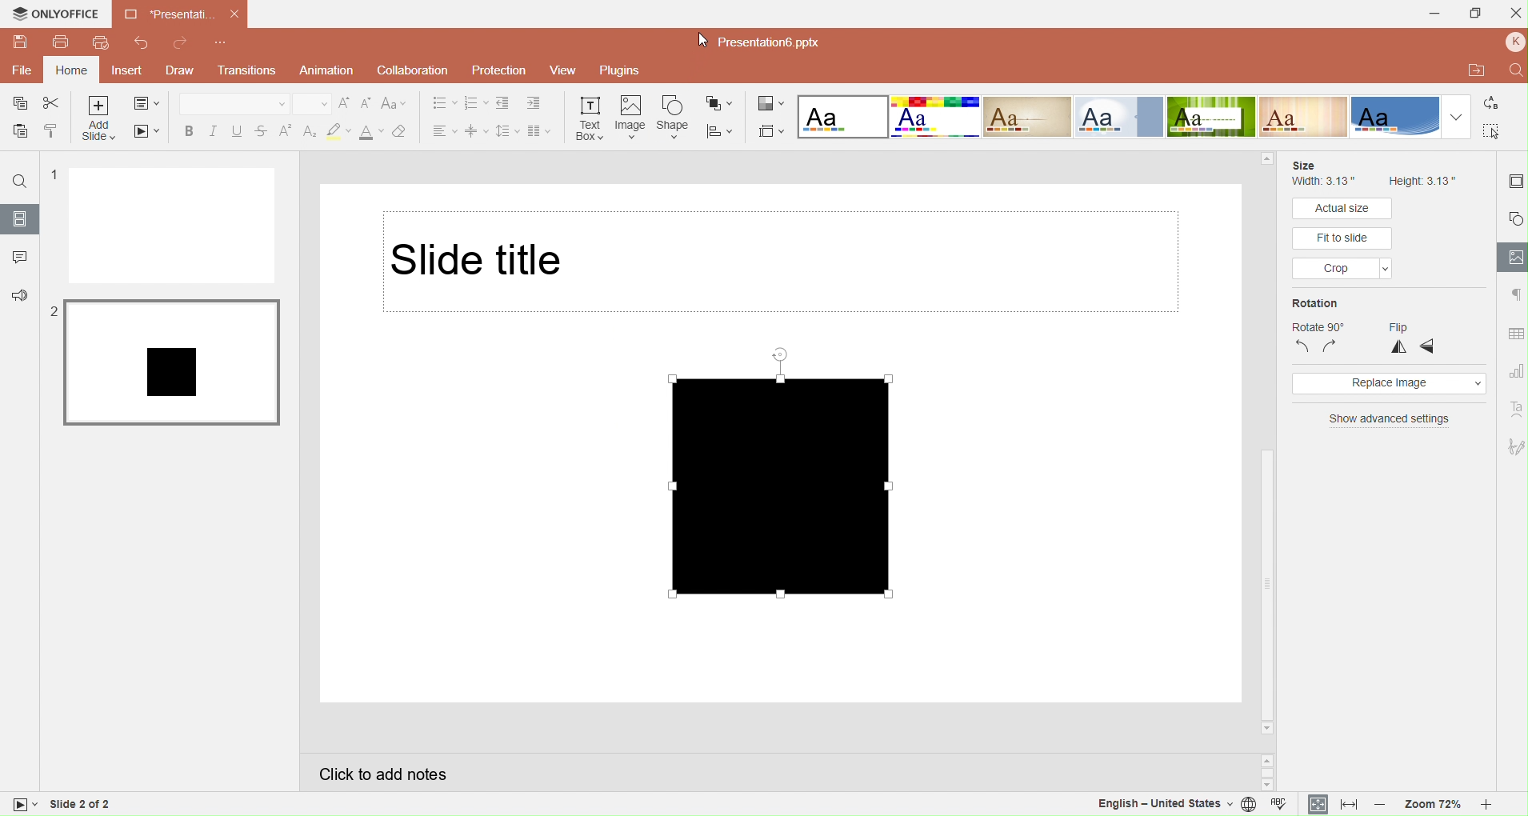  I want to click on Bullets, so click(442, 103).